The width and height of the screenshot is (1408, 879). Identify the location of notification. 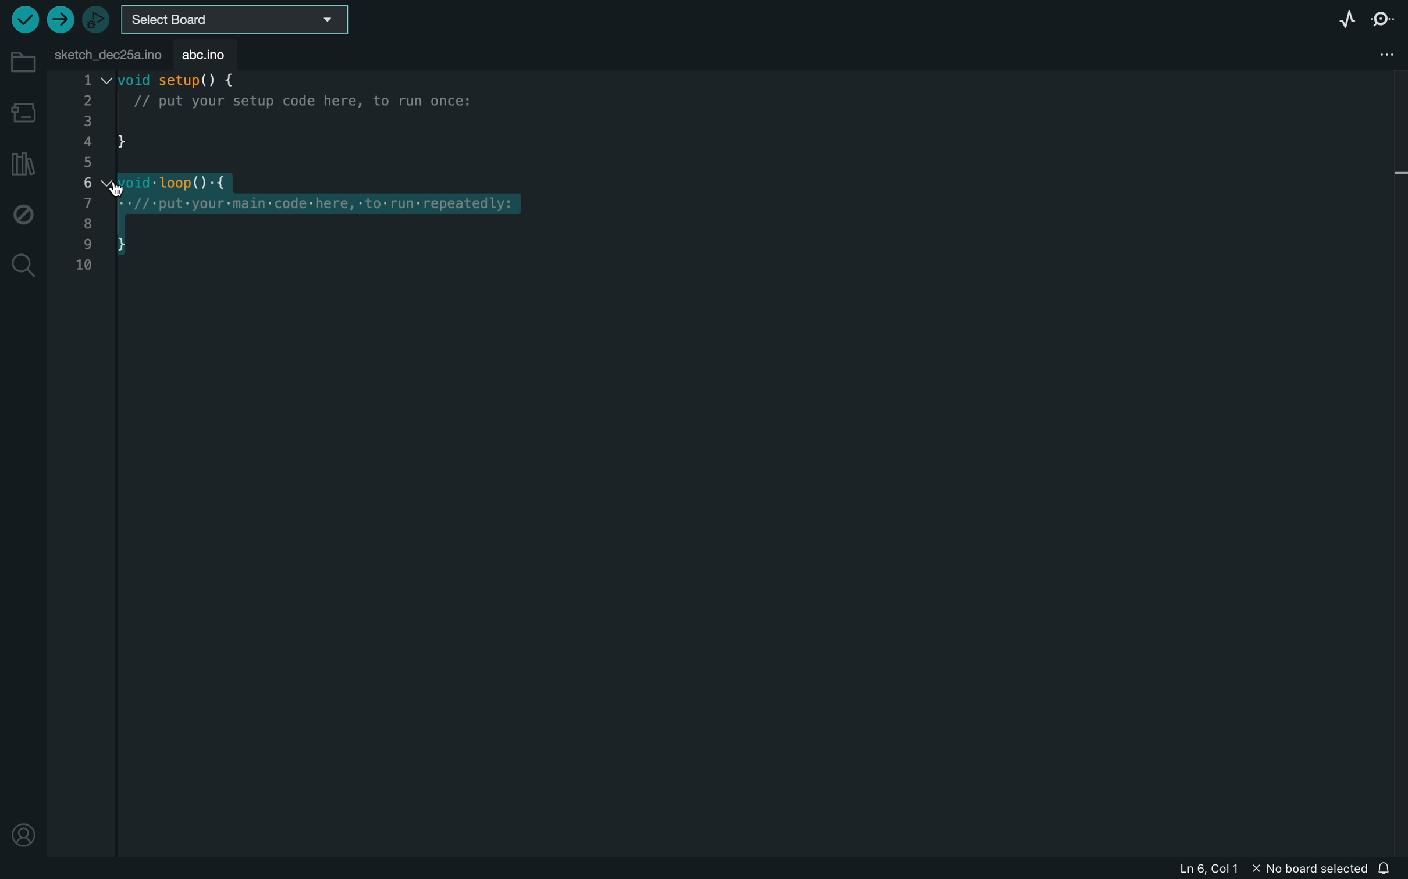
(1386, 867).